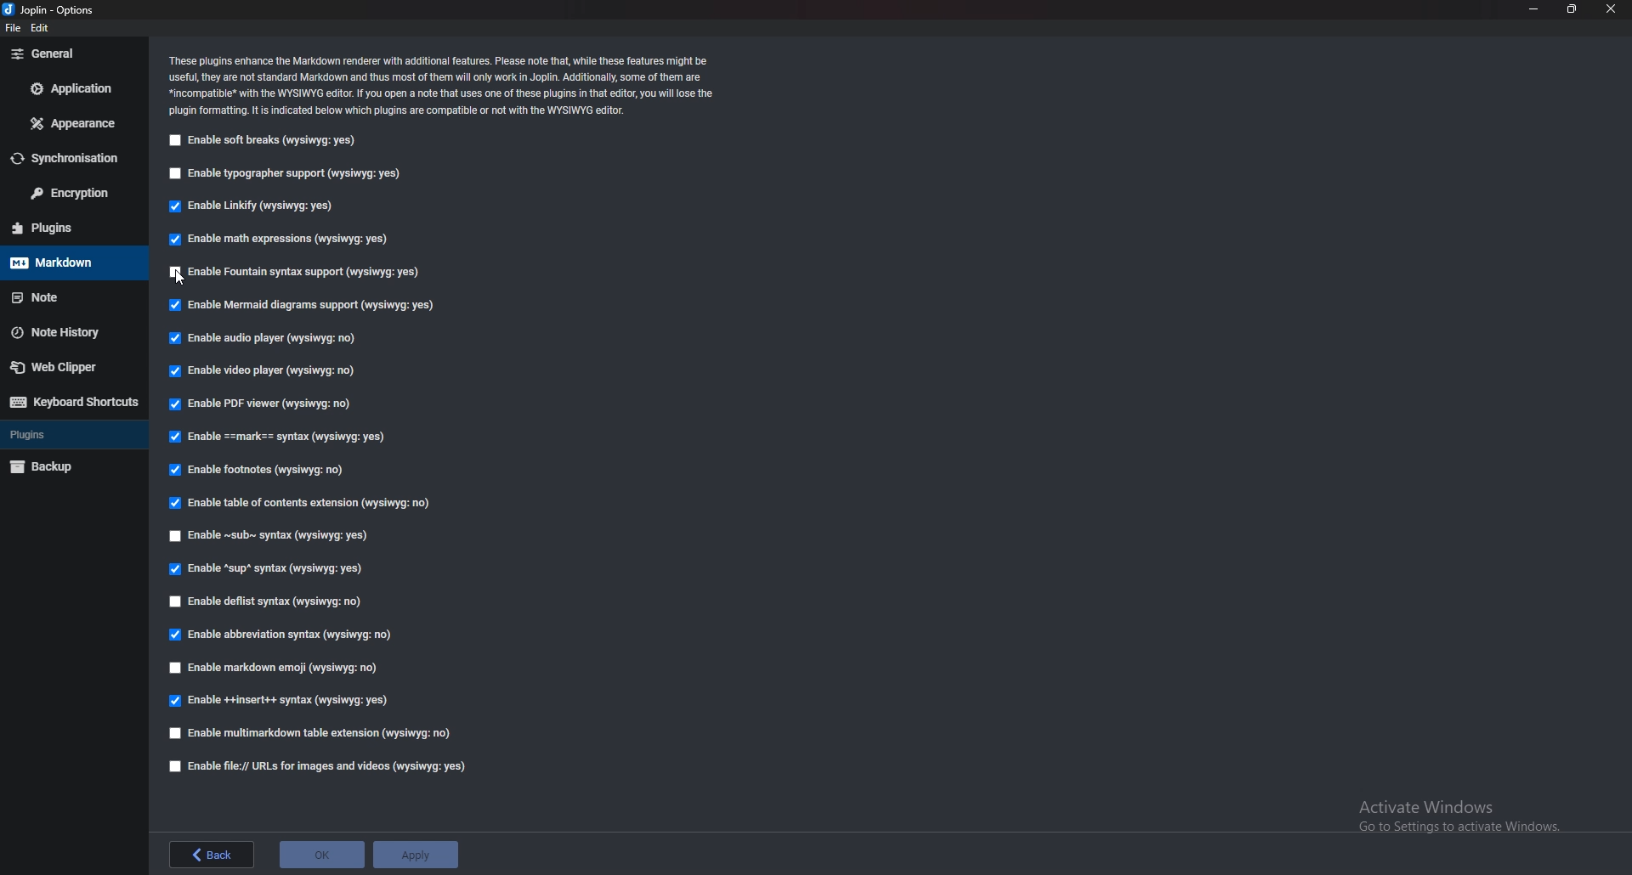  What do you see at coordinates (259, 338) in the screenshot?
I see `Enable audio player` at bounding box center [259, 338].